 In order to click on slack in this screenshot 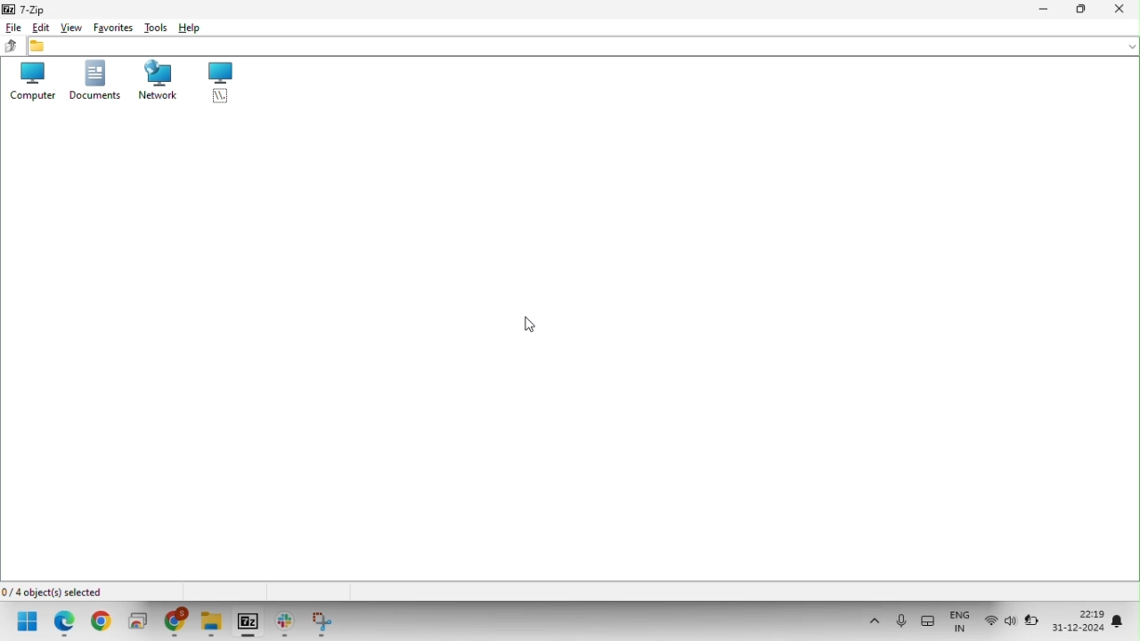, I will do `click(282, 624)`.